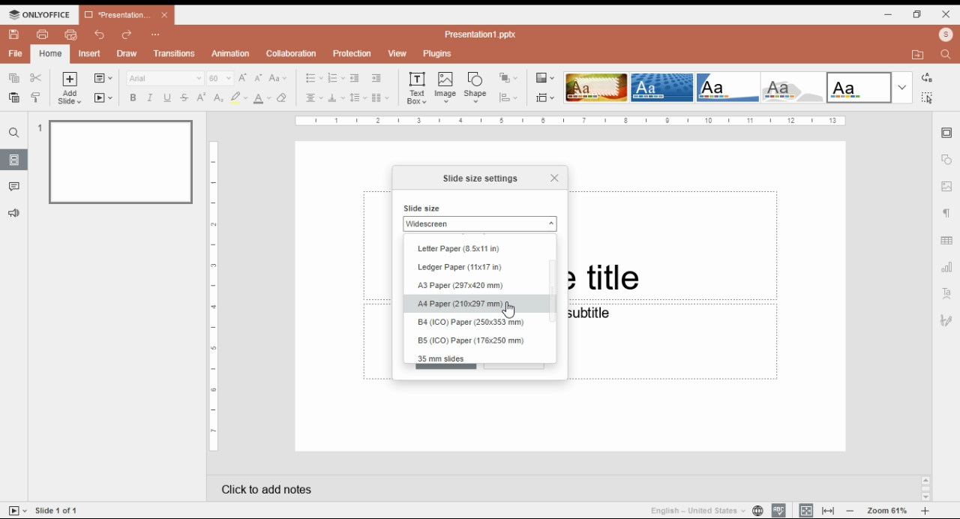 This screenshot has width=960, height=519. I want to click on italics, so click(148, 97).